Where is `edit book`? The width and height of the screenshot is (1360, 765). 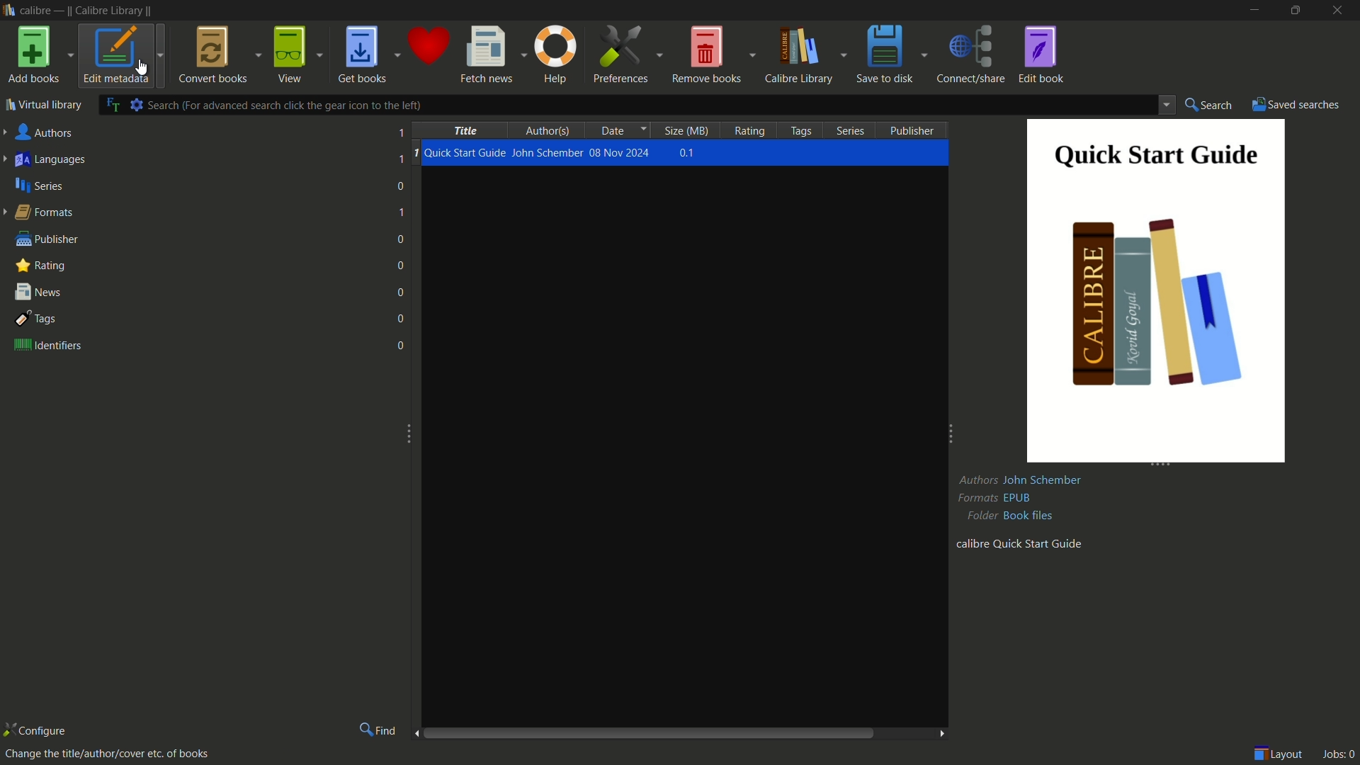 edit book is located at coordinates (1041, 55).